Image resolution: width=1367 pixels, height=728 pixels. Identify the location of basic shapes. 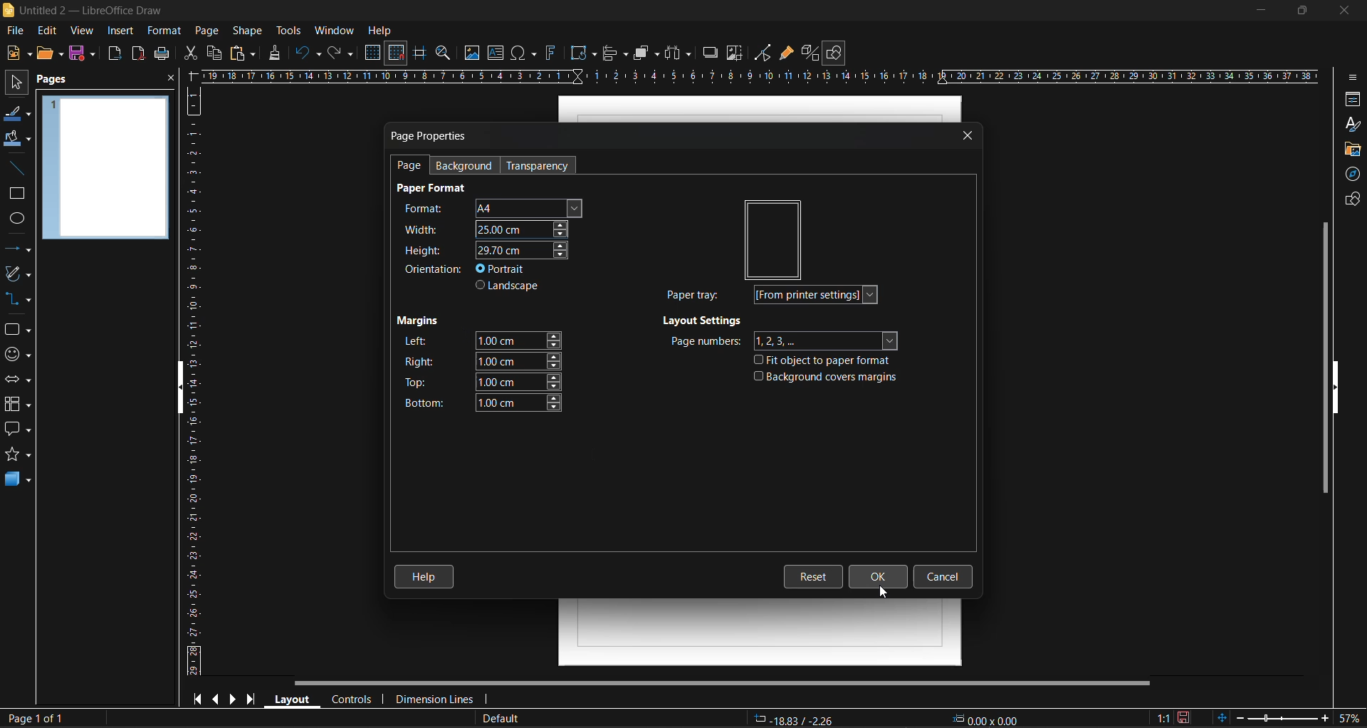
(20, 331).